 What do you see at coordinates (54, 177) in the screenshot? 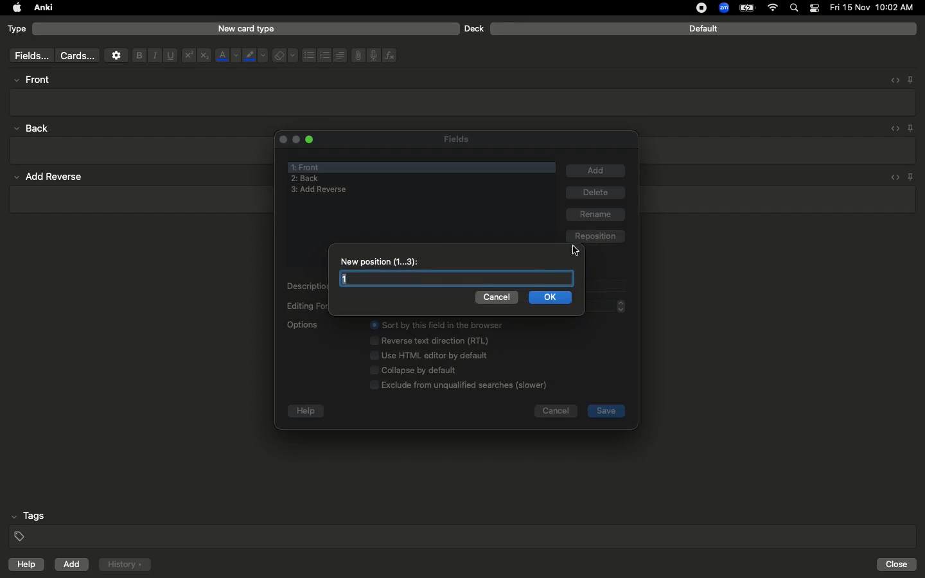
I see `add reverse` at bounding box center [54, 177].